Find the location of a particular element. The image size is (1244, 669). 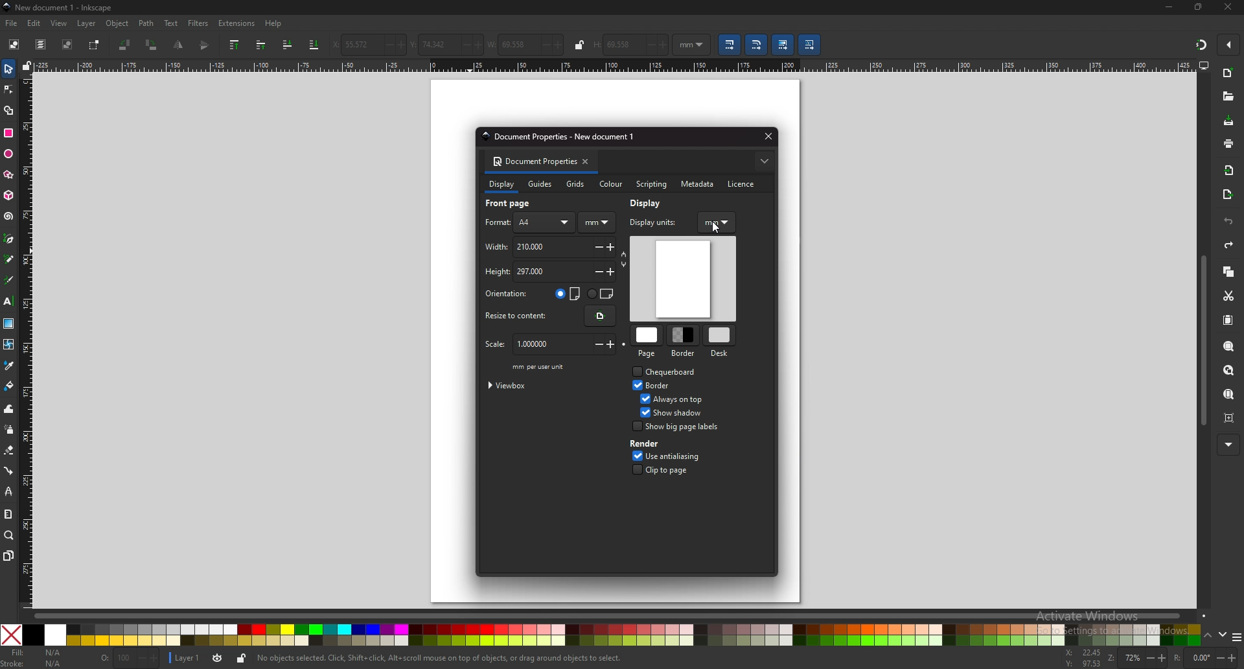

ellipse is located at coordinates (8, 154).